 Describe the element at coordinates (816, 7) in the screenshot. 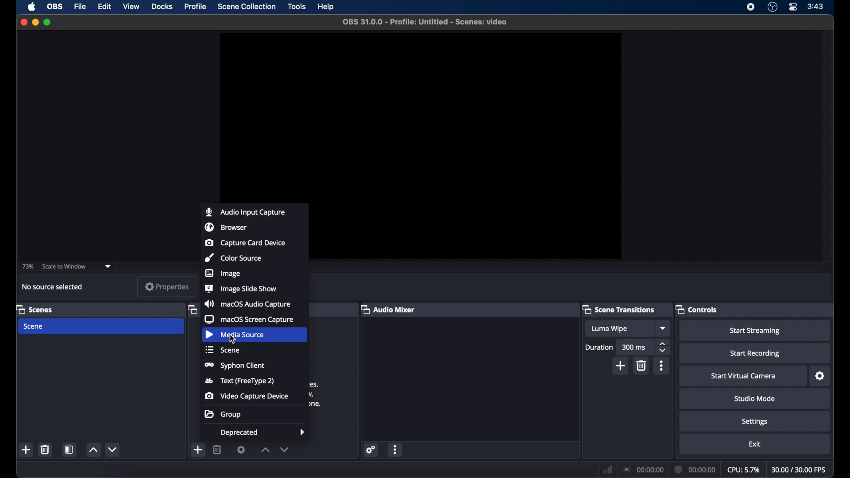

I see `3:43` at that location.